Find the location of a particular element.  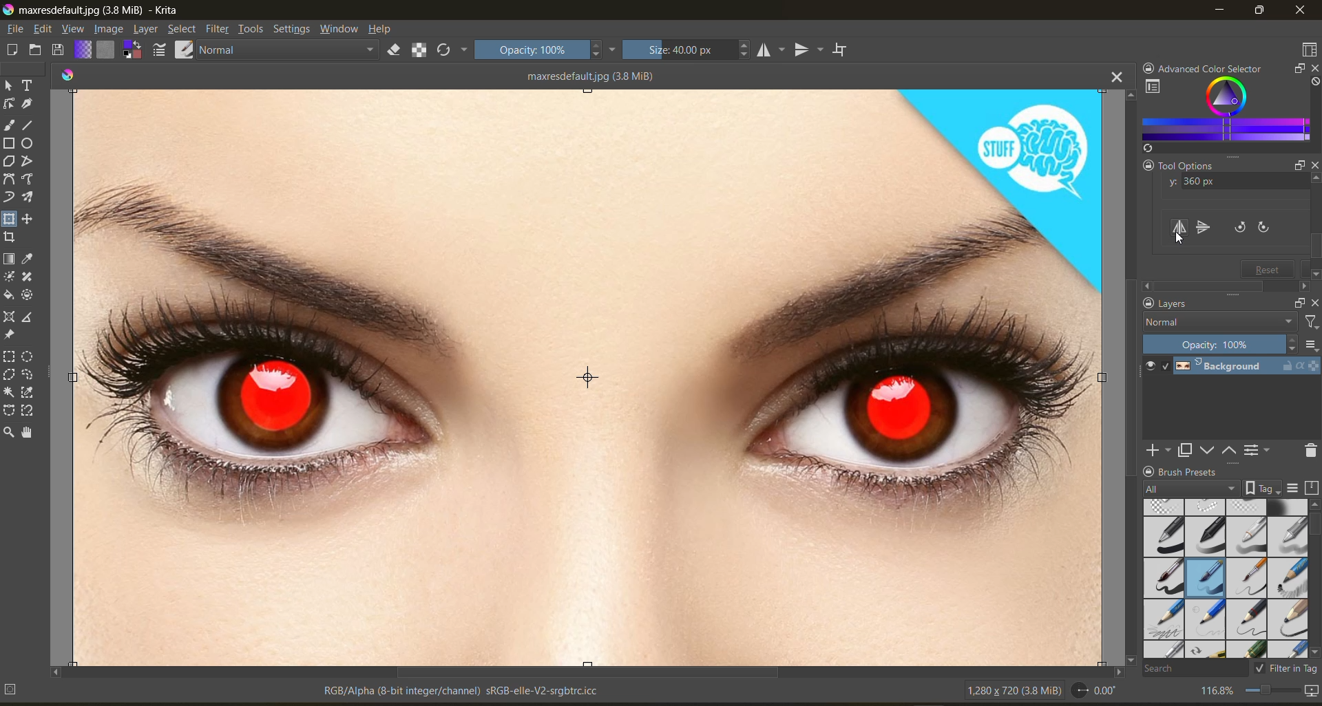

tool is located at coordinates (28, 219).